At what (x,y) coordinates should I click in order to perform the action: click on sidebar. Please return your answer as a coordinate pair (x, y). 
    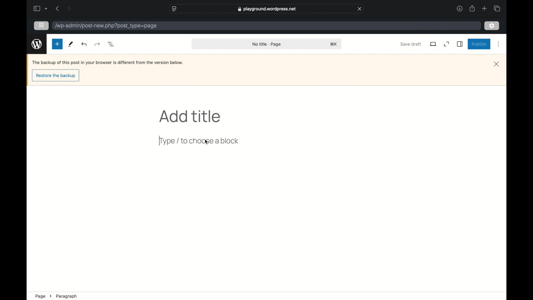
    Looking at the image, I should click on (36, 8).